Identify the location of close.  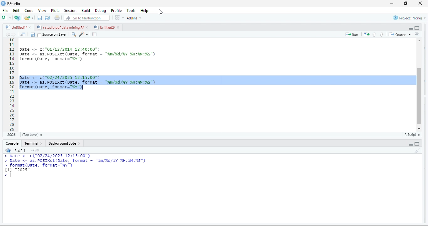
(119, 28).